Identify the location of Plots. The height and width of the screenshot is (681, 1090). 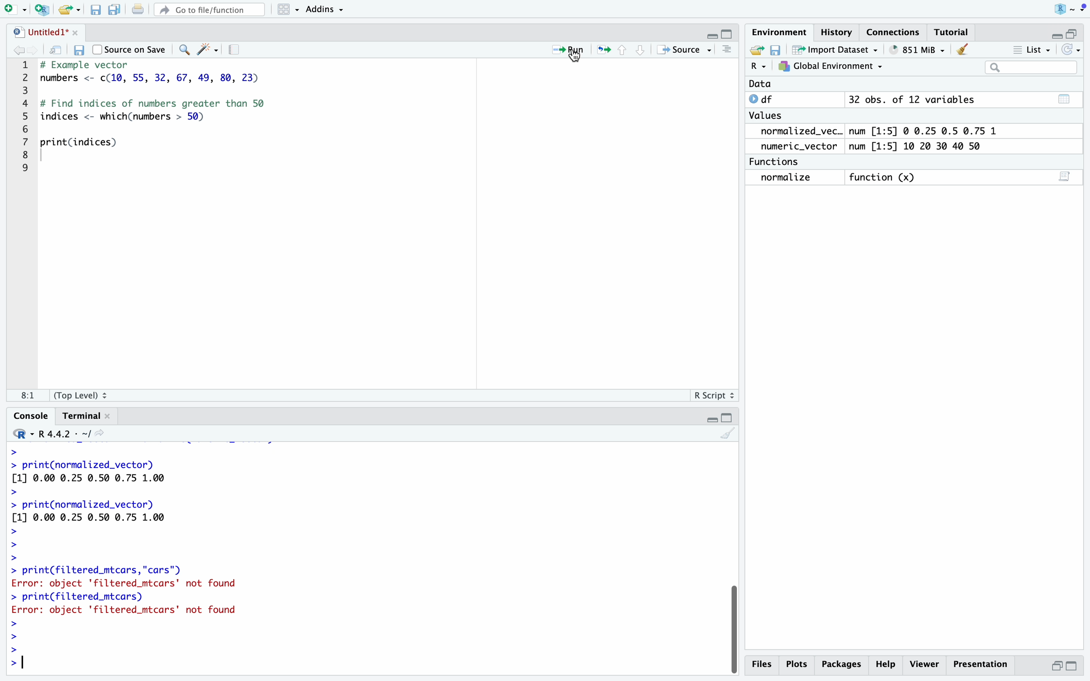
(799, 663).